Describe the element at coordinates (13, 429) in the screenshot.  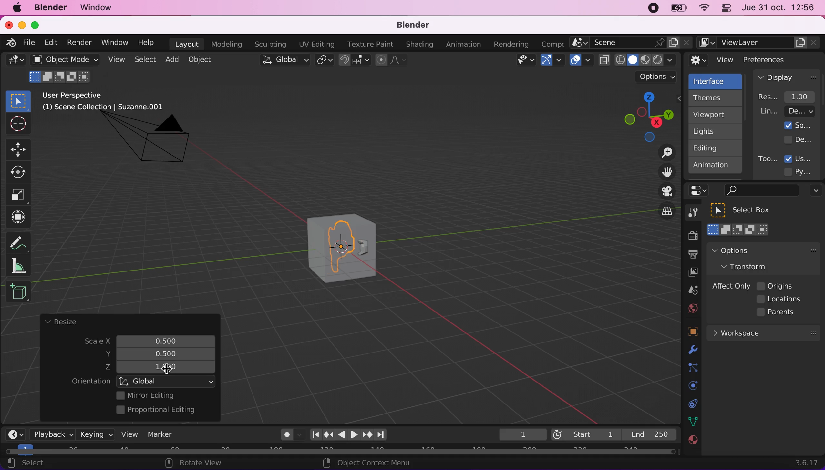
I see `editor type` at that location.